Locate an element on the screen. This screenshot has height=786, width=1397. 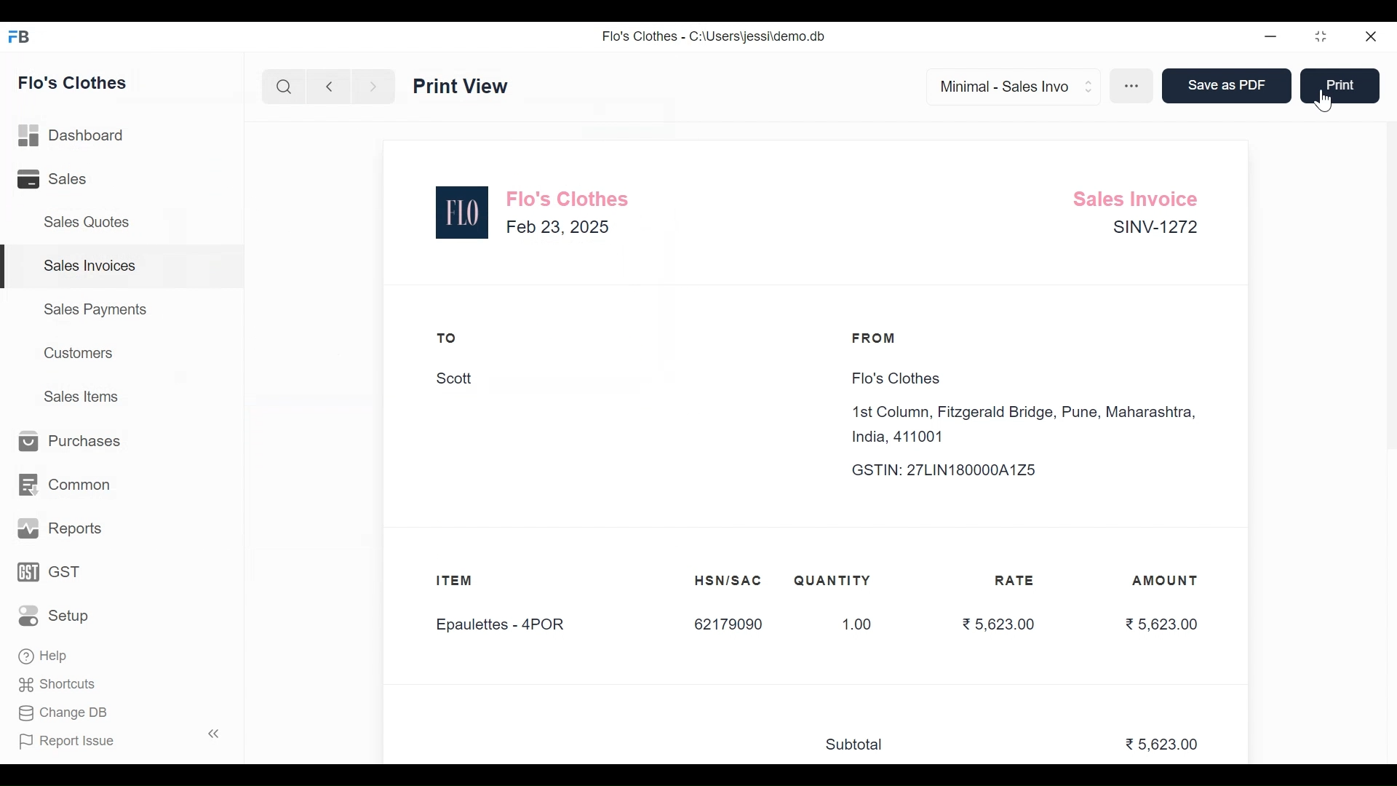
GSTIN: 27LIN180000A1Z5 is located at coordinates (958, 470).